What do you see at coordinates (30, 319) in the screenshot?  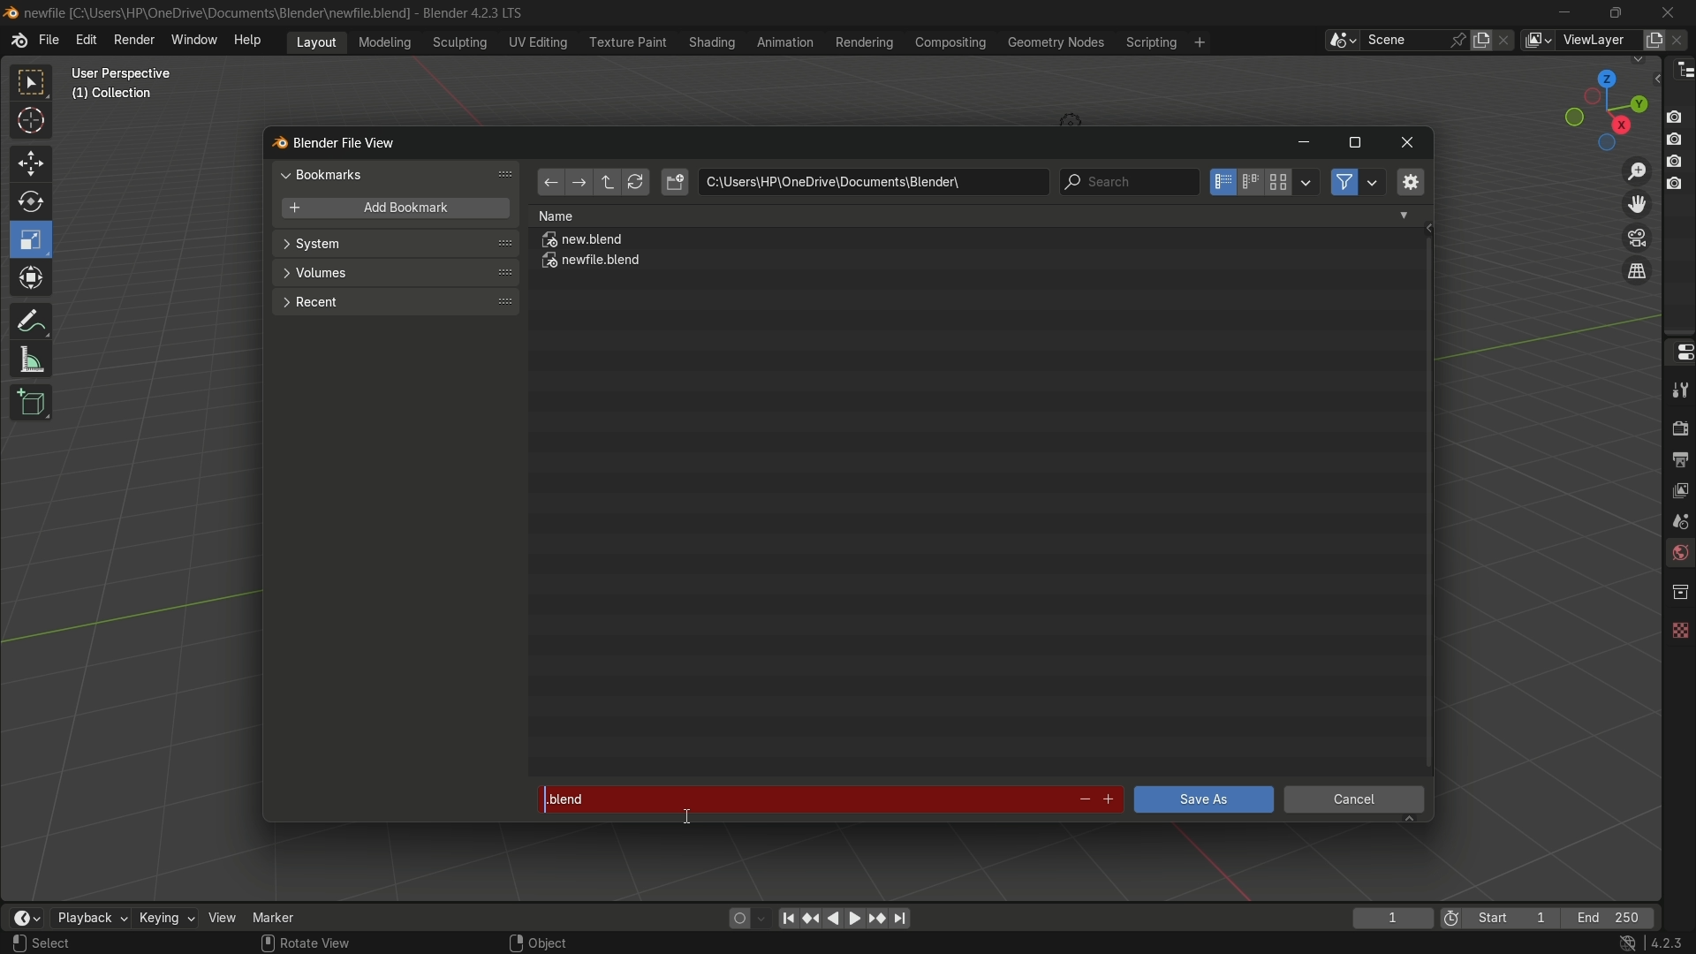 I see `annotate` at bounding box center [30, 319].